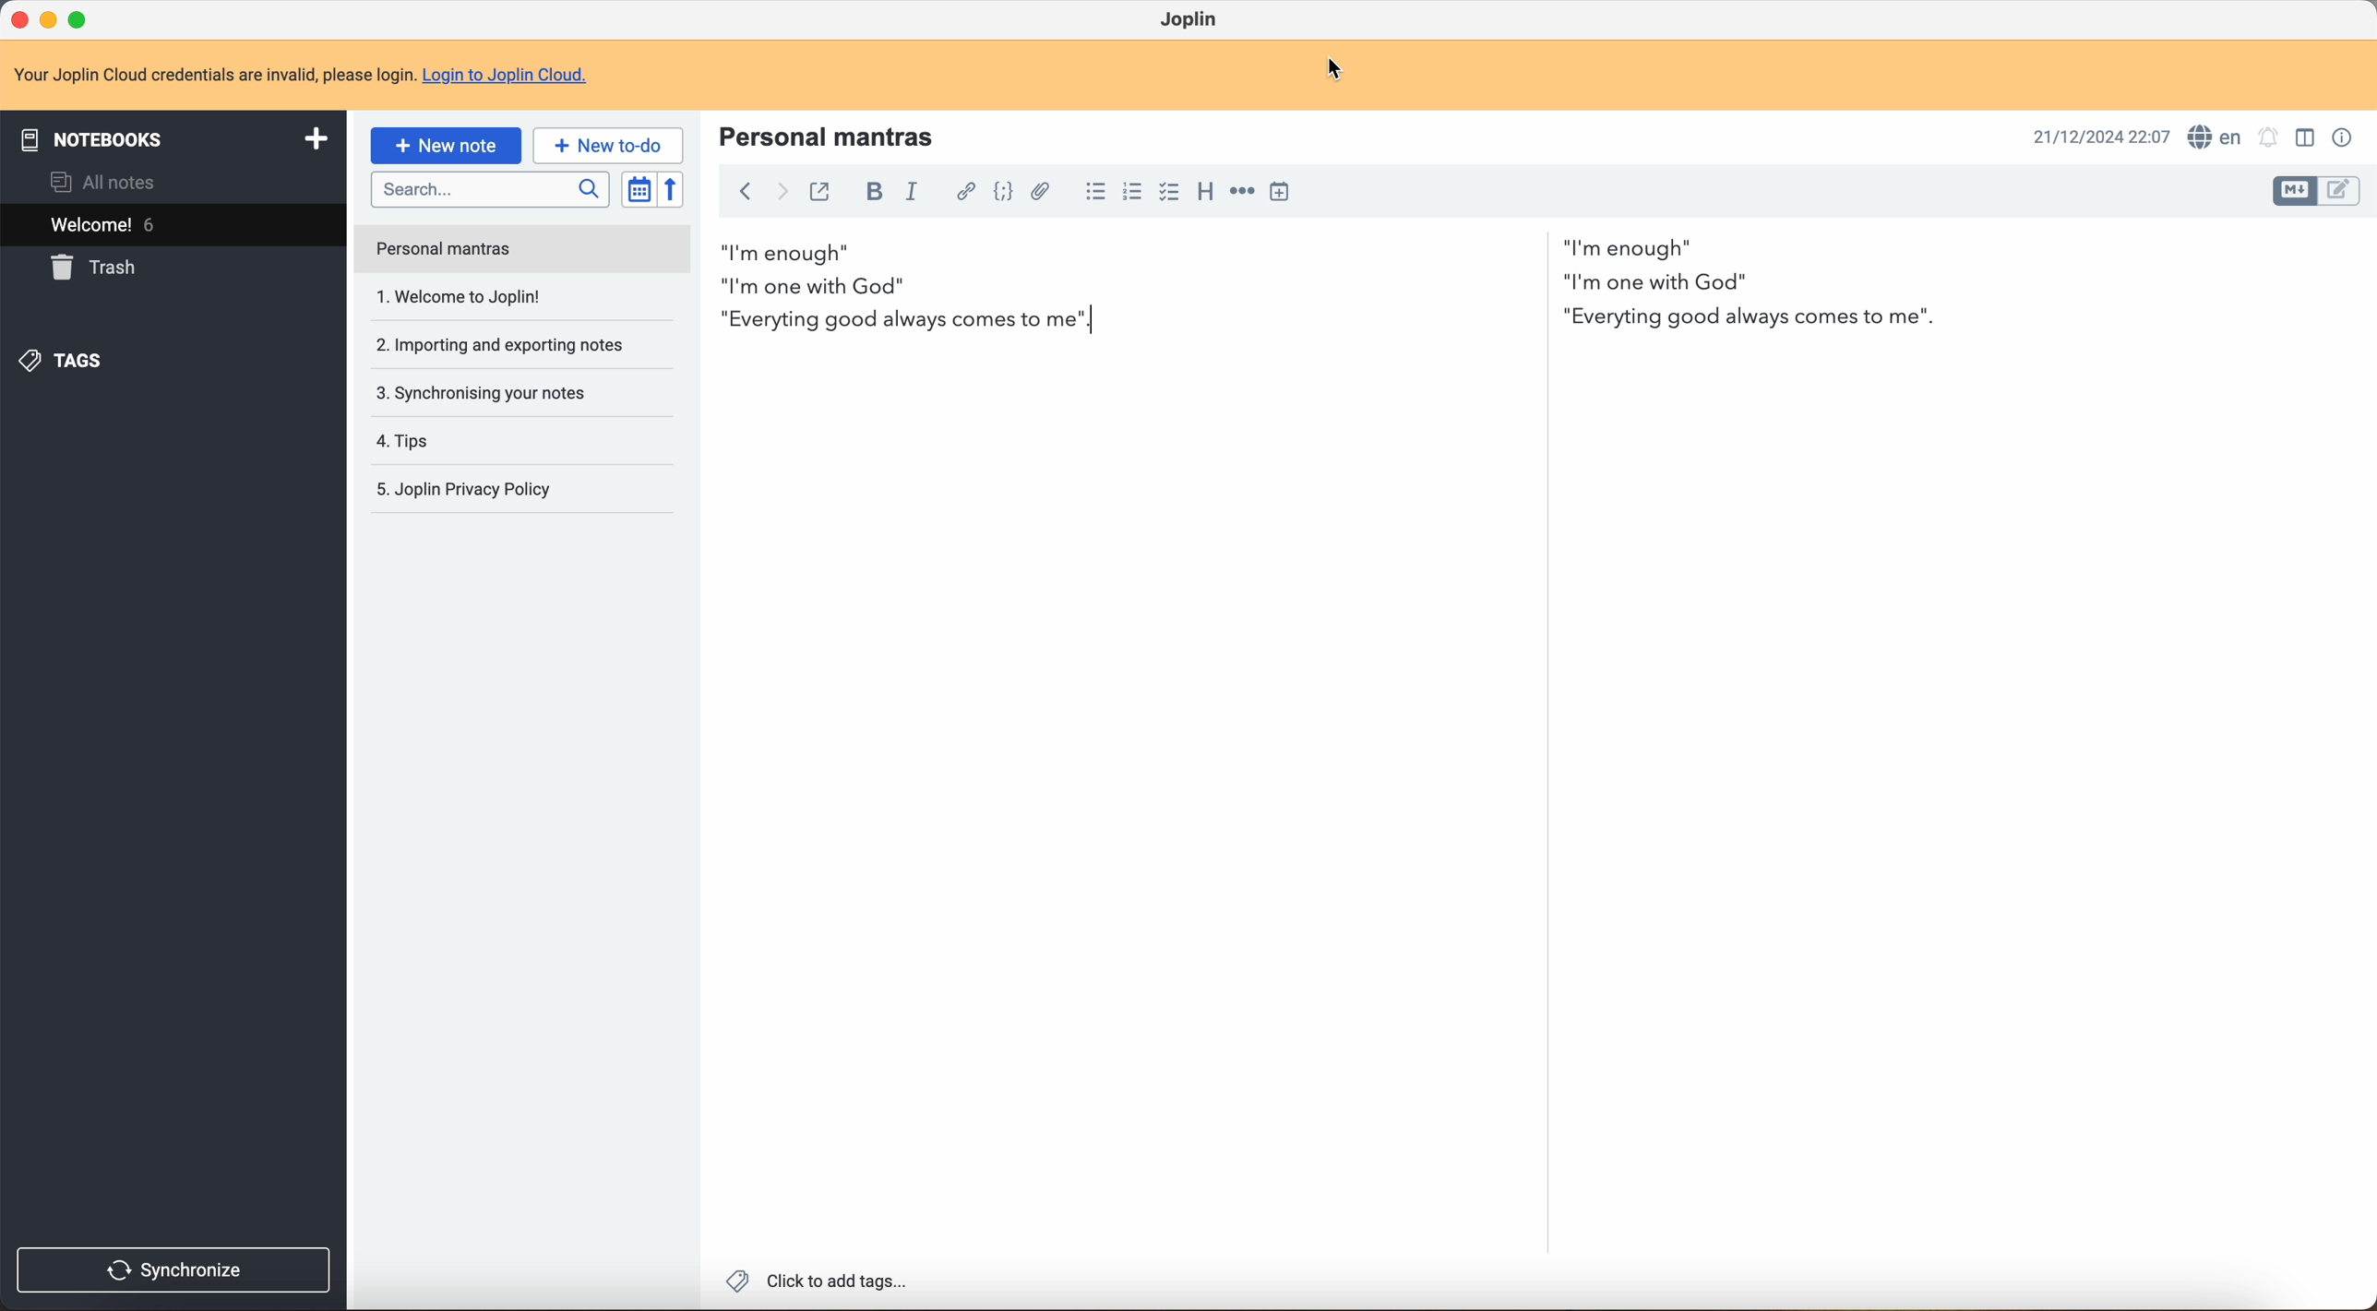 Image resolution: width=2377 pixels, height=1311 pixels. What do you see at coordinates (447, 147) in the screenshot?
I see `click on new note` at bounding box center [447, 147].